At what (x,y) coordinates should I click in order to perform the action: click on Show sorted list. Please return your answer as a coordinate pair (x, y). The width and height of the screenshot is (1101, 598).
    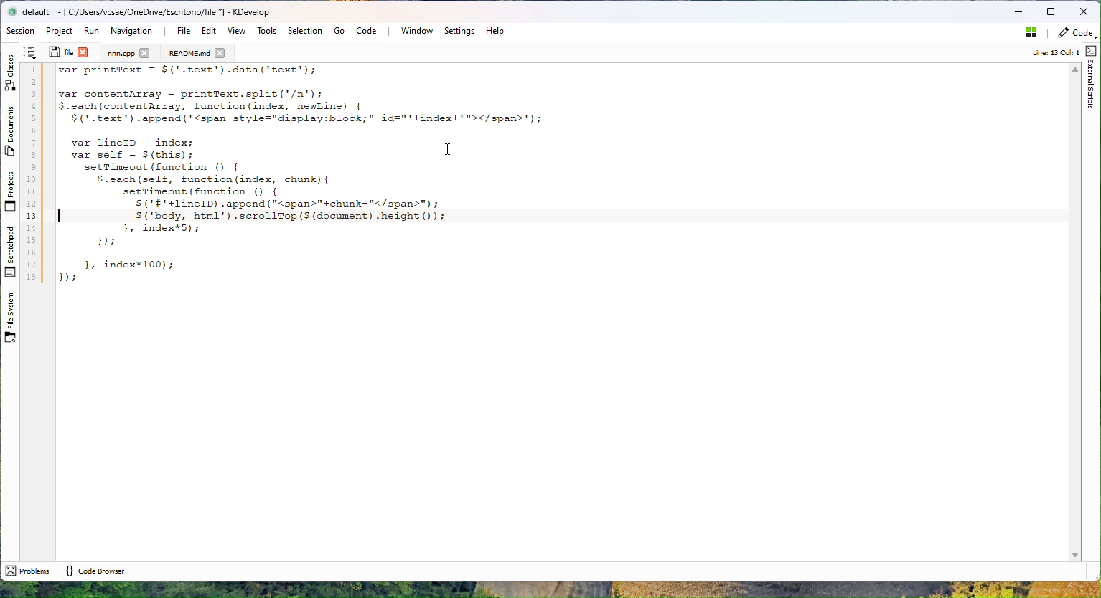
    Looking at the image, I should click on (29, 52).